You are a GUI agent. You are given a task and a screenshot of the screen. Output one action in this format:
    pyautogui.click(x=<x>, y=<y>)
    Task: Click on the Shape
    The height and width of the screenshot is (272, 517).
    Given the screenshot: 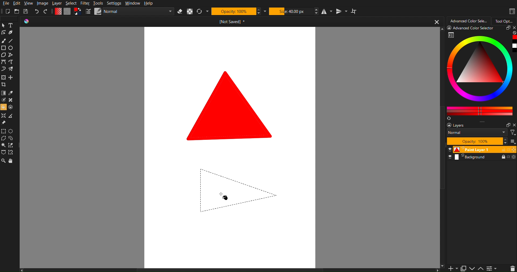 What is the action you would take?
    pyautogui.click(x=231, y=105)
    